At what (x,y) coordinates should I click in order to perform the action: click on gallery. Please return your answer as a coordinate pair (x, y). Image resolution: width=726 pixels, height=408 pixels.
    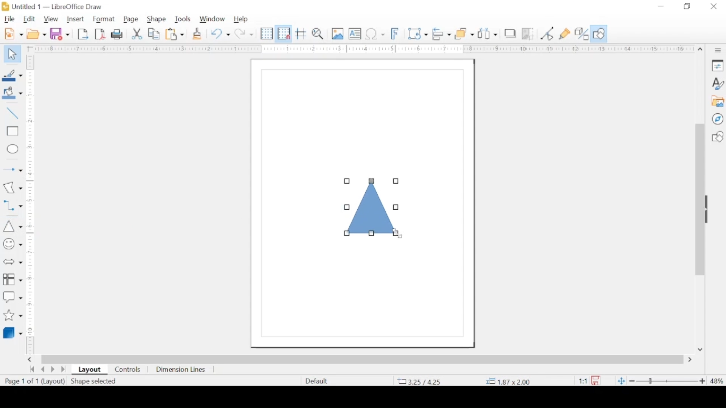
    Looking at the image, I should click on (718, 102).